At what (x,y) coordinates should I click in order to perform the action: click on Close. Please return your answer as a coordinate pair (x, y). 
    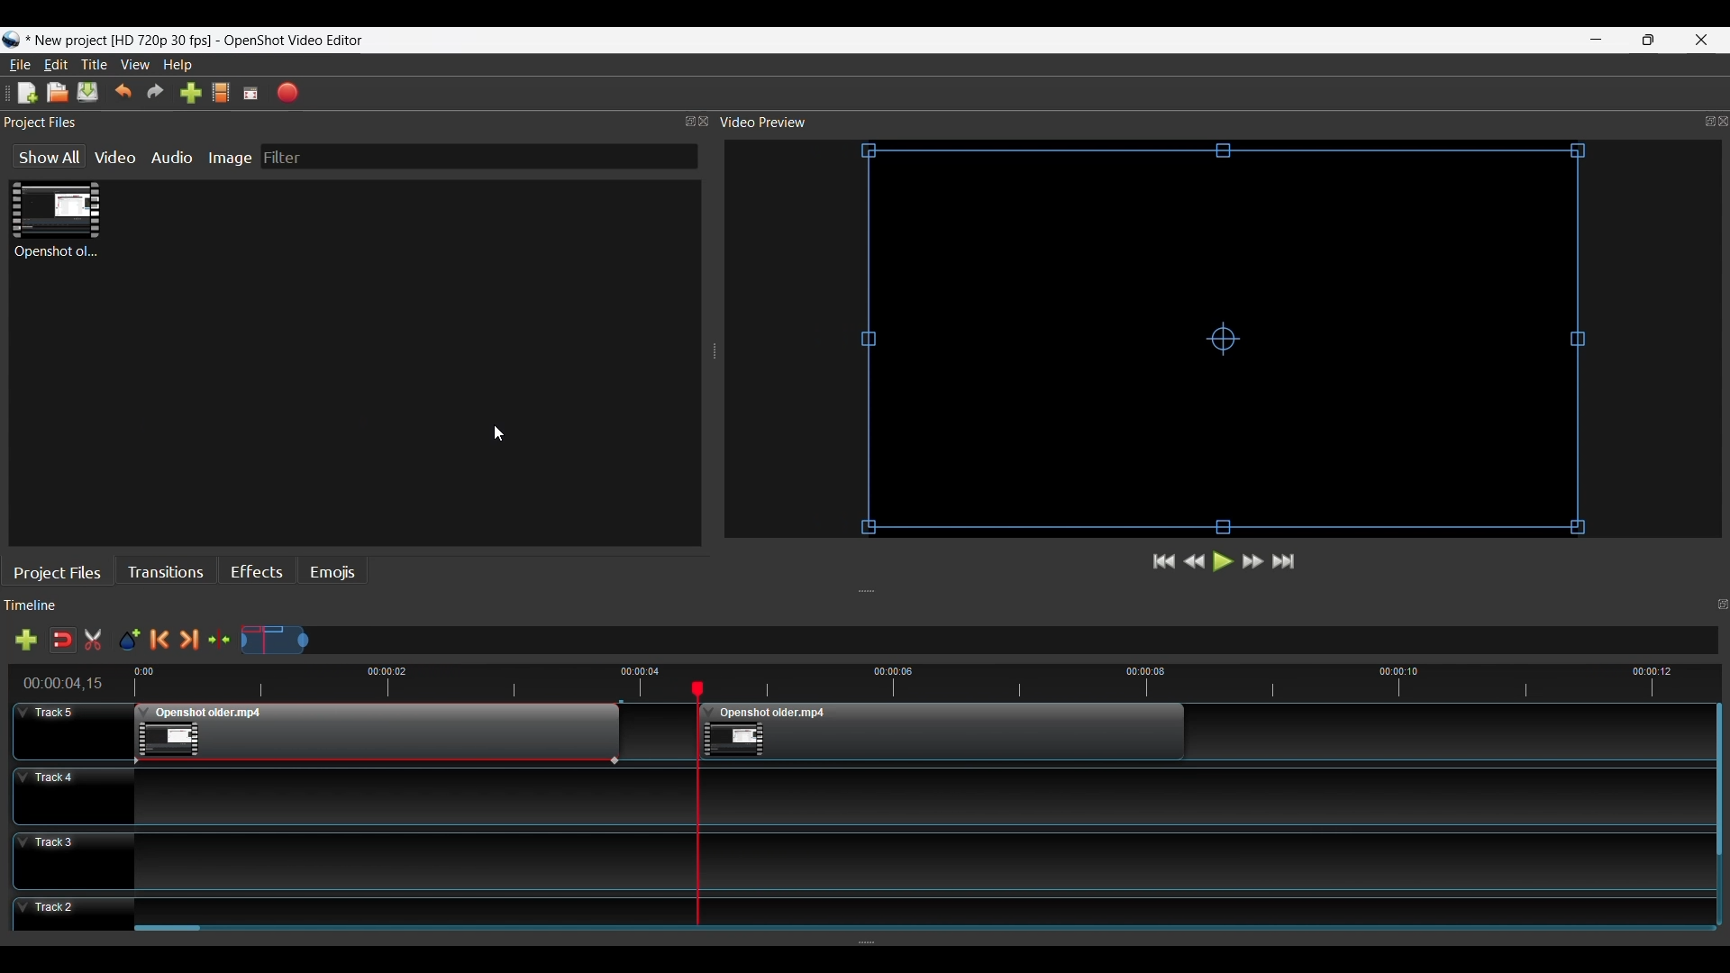
    Looking at the image, I should click on (1699, 39).